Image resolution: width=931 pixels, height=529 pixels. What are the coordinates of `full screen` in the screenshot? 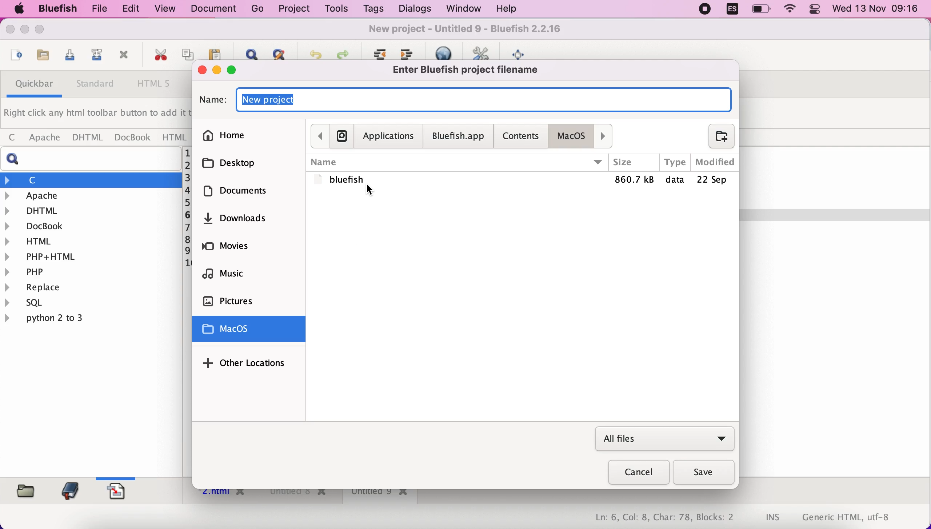 It's located at (522, 52).